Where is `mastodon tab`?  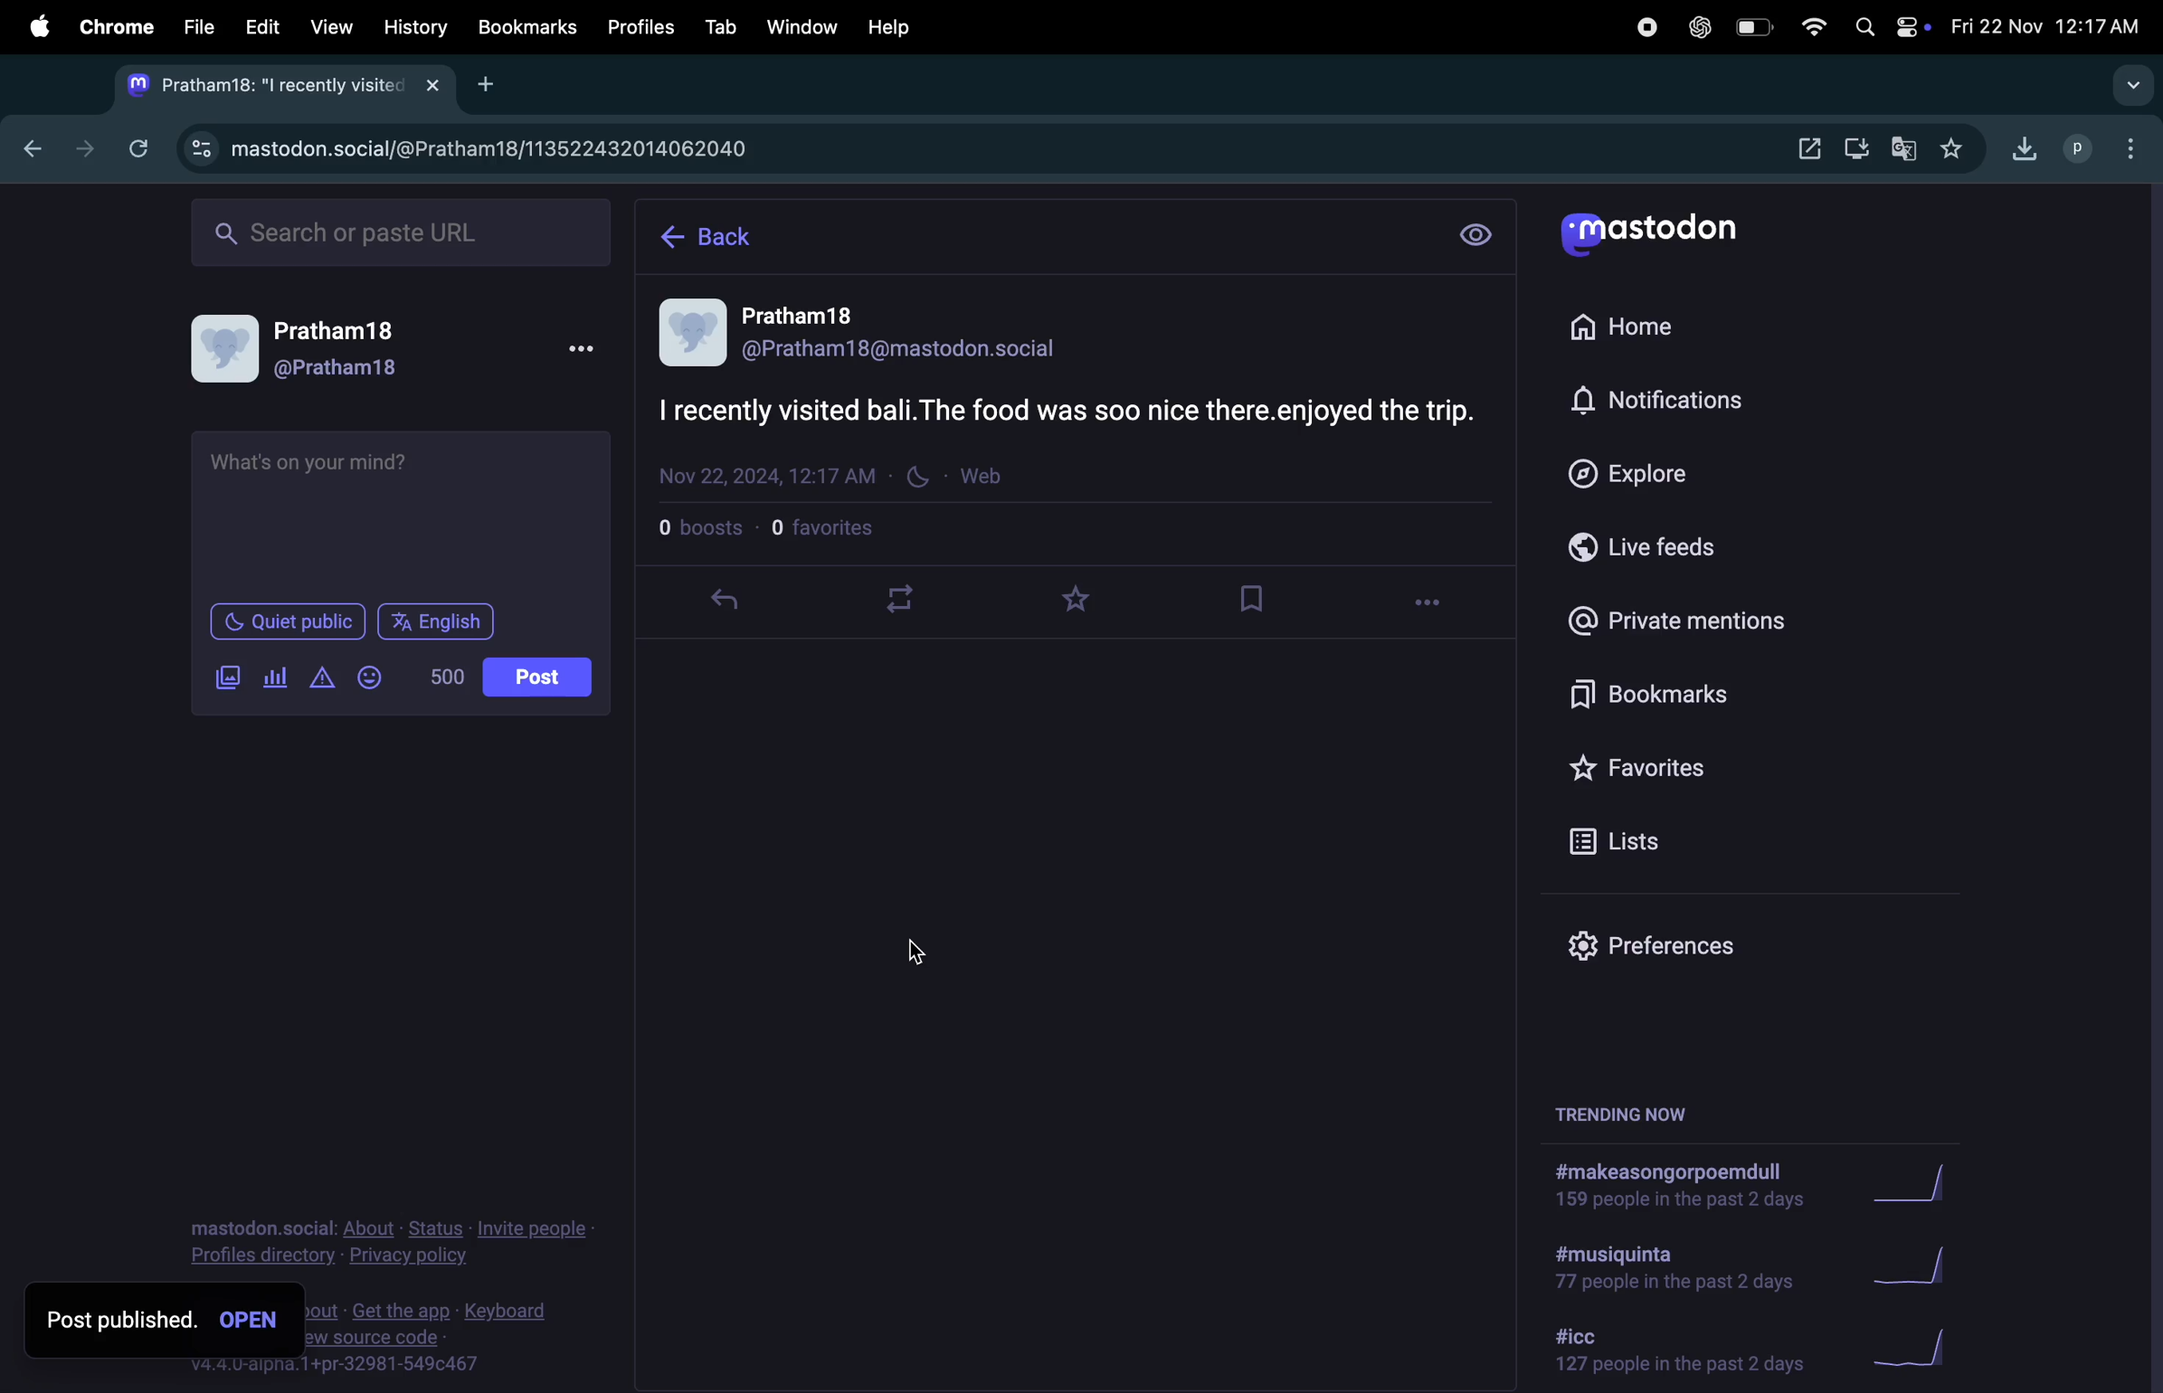 mastodon tab is located at coordinates (286, 90).